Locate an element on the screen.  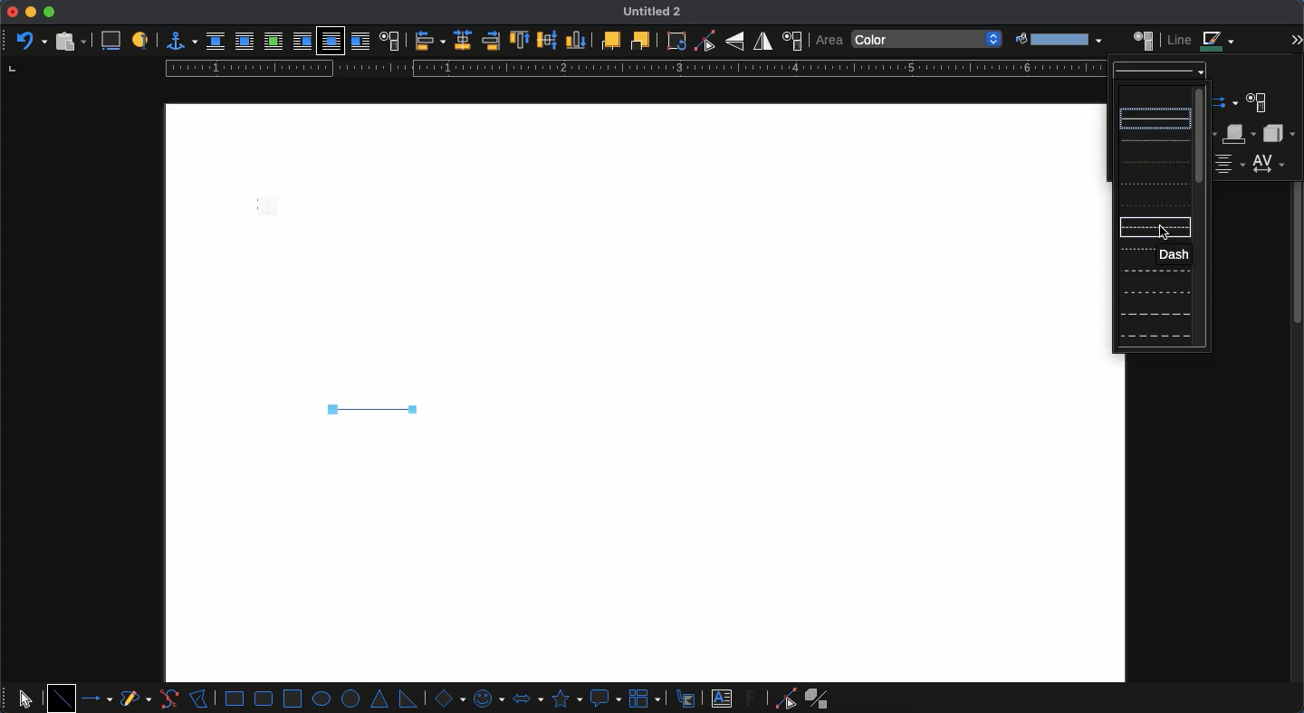
bottom is located at coordinates (577, 40).